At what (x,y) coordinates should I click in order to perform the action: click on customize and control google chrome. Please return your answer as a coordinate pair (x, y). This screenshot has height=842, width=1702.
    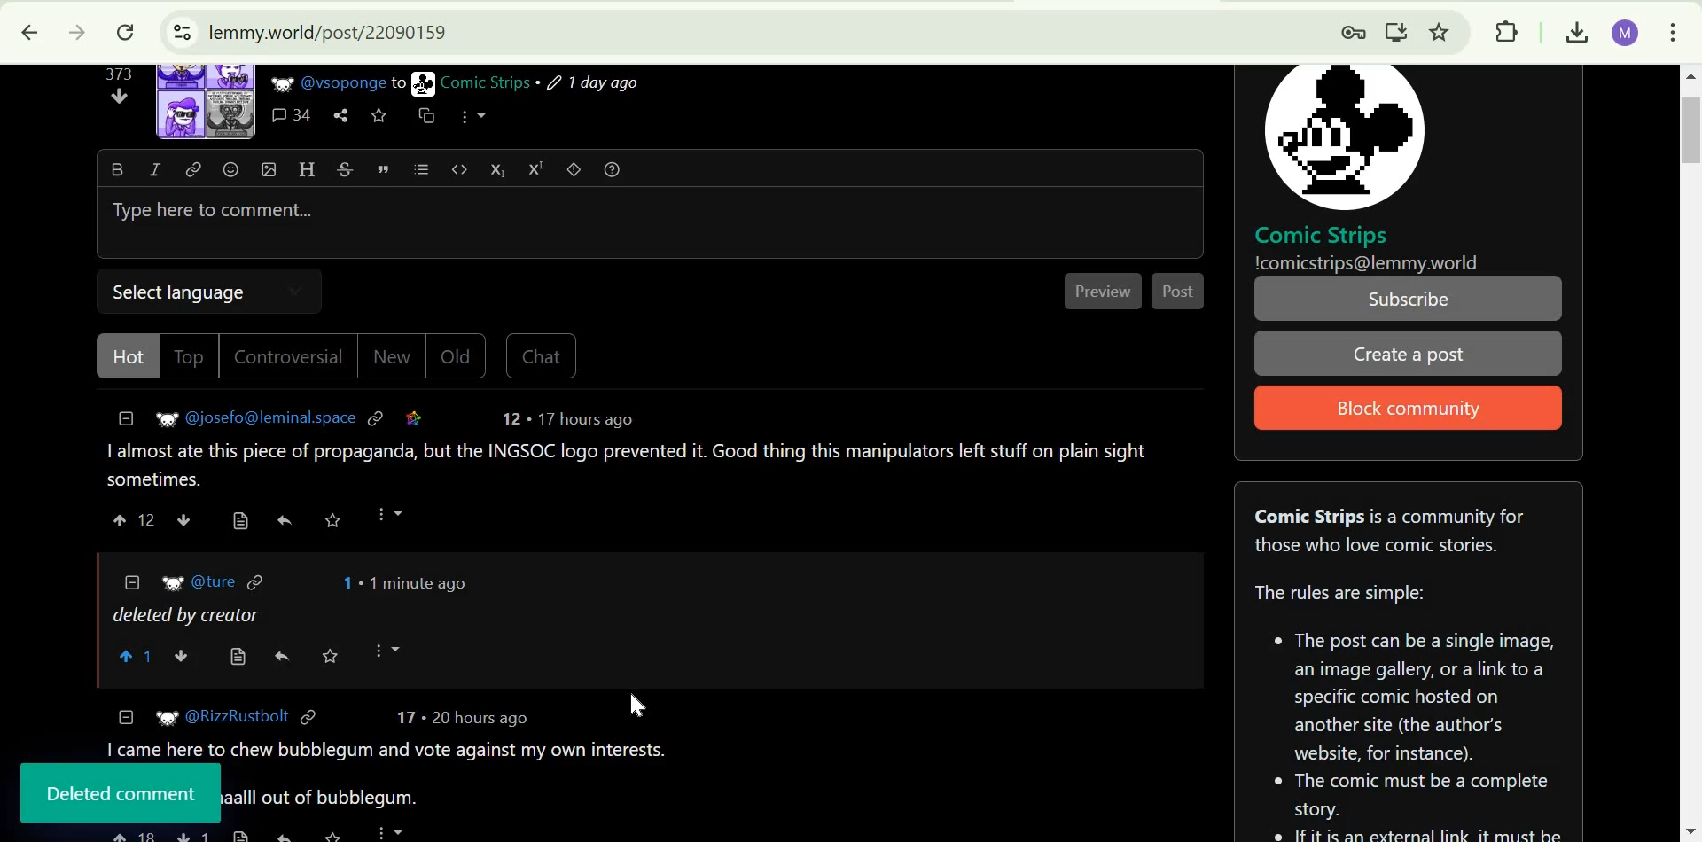
    Looking at the image, I should click on (1674, 29).